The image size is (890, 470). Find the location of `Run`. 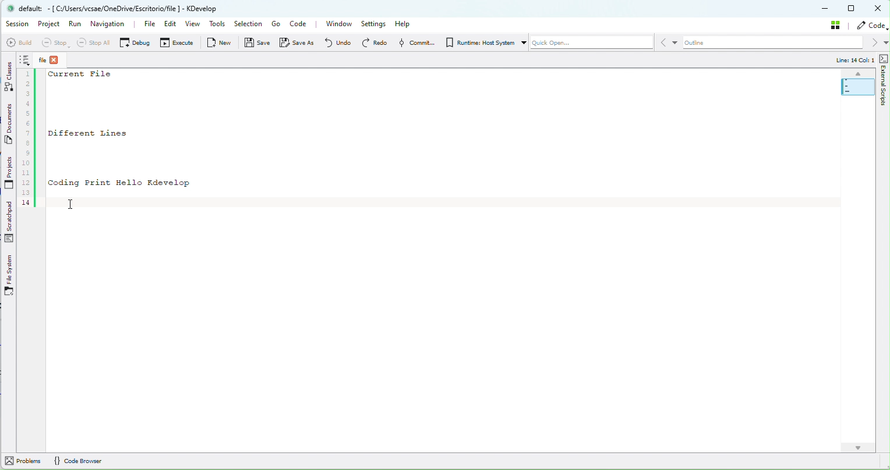

Run is located at coordinates (75, 27).